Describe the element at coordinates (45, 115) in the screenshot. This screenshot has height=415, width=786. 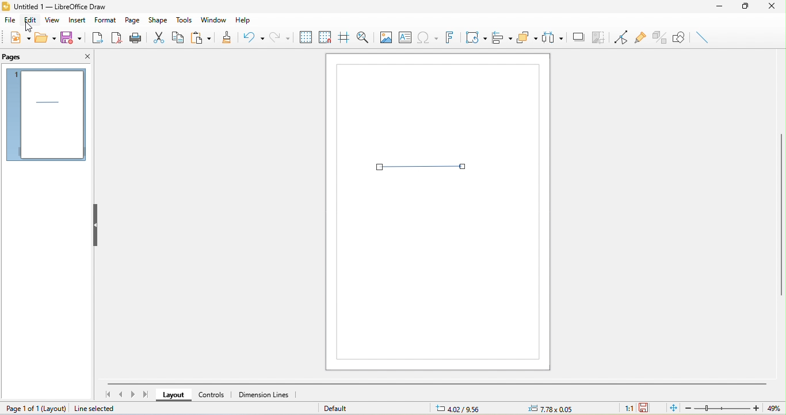
I see `pages` at that location.